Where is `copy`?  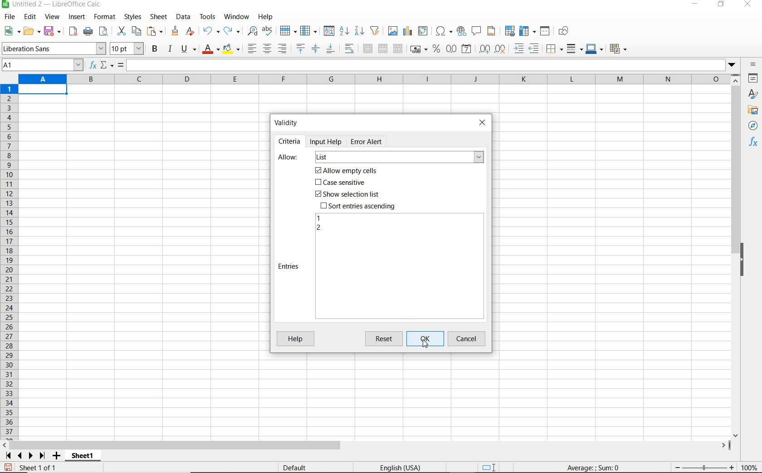 copy is located at coordinates (137, 31).